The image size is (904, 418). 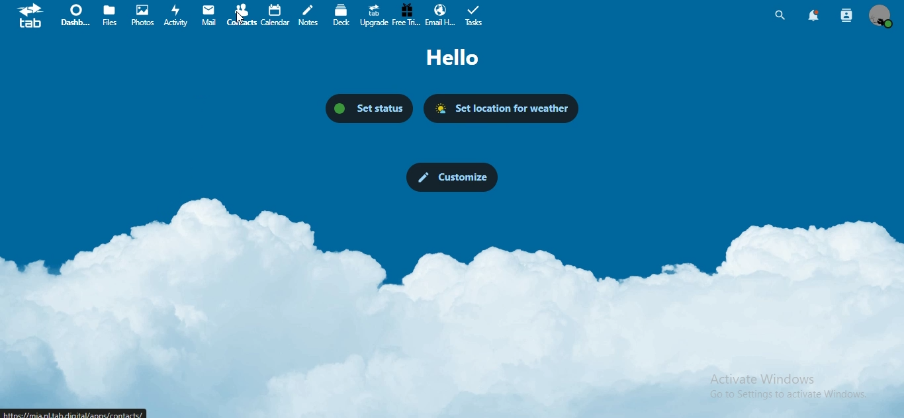 What do you see at coordinates (377, 15) in the screenshot?
I see `upgrade` at bounding box center [377, 15].